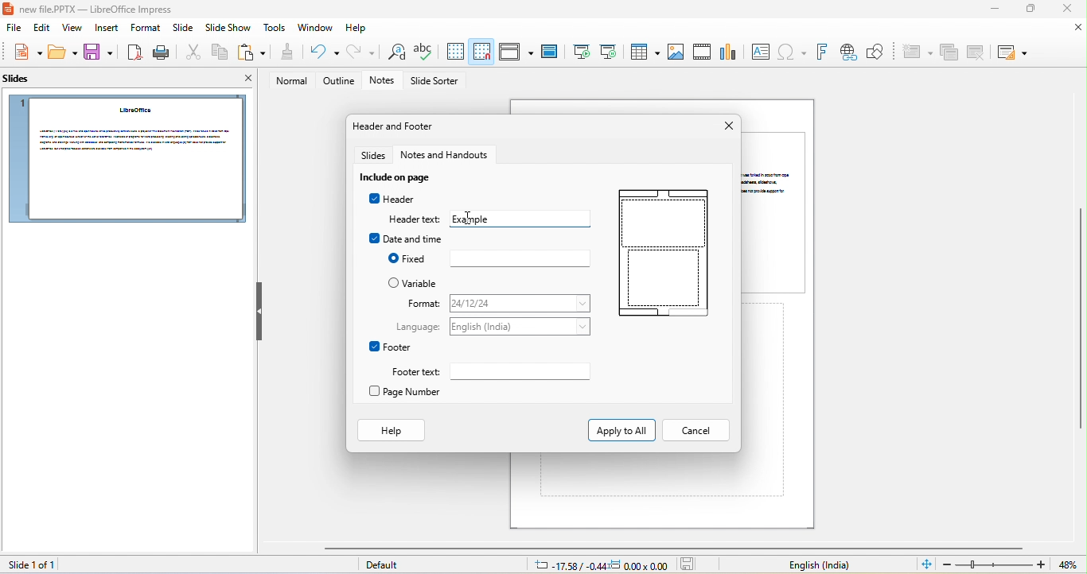 Image resolution: width=1087 pixels, height=574 pixels. I want to click on spelling, so click(423, 52).